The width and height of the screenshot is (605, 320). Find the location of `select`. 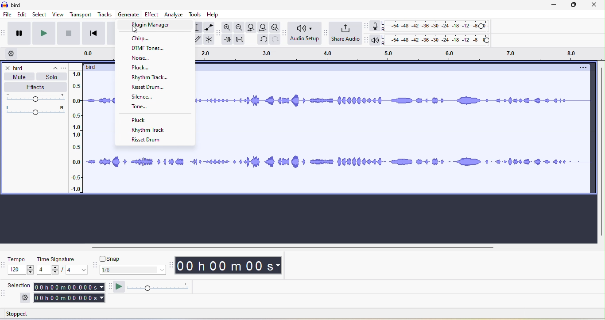

select is located at coordinates (41, 15).